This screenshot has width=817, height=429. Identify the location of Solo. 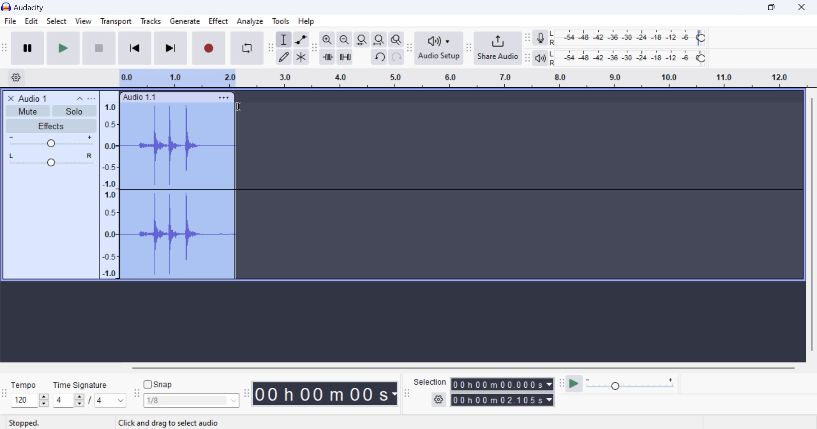
(75, 111).